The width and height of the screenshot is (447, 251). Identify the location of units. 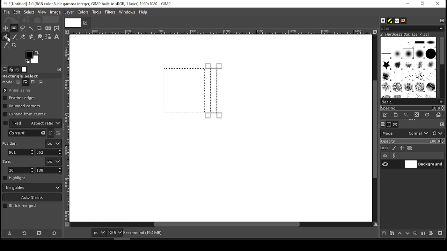
(53, 161).